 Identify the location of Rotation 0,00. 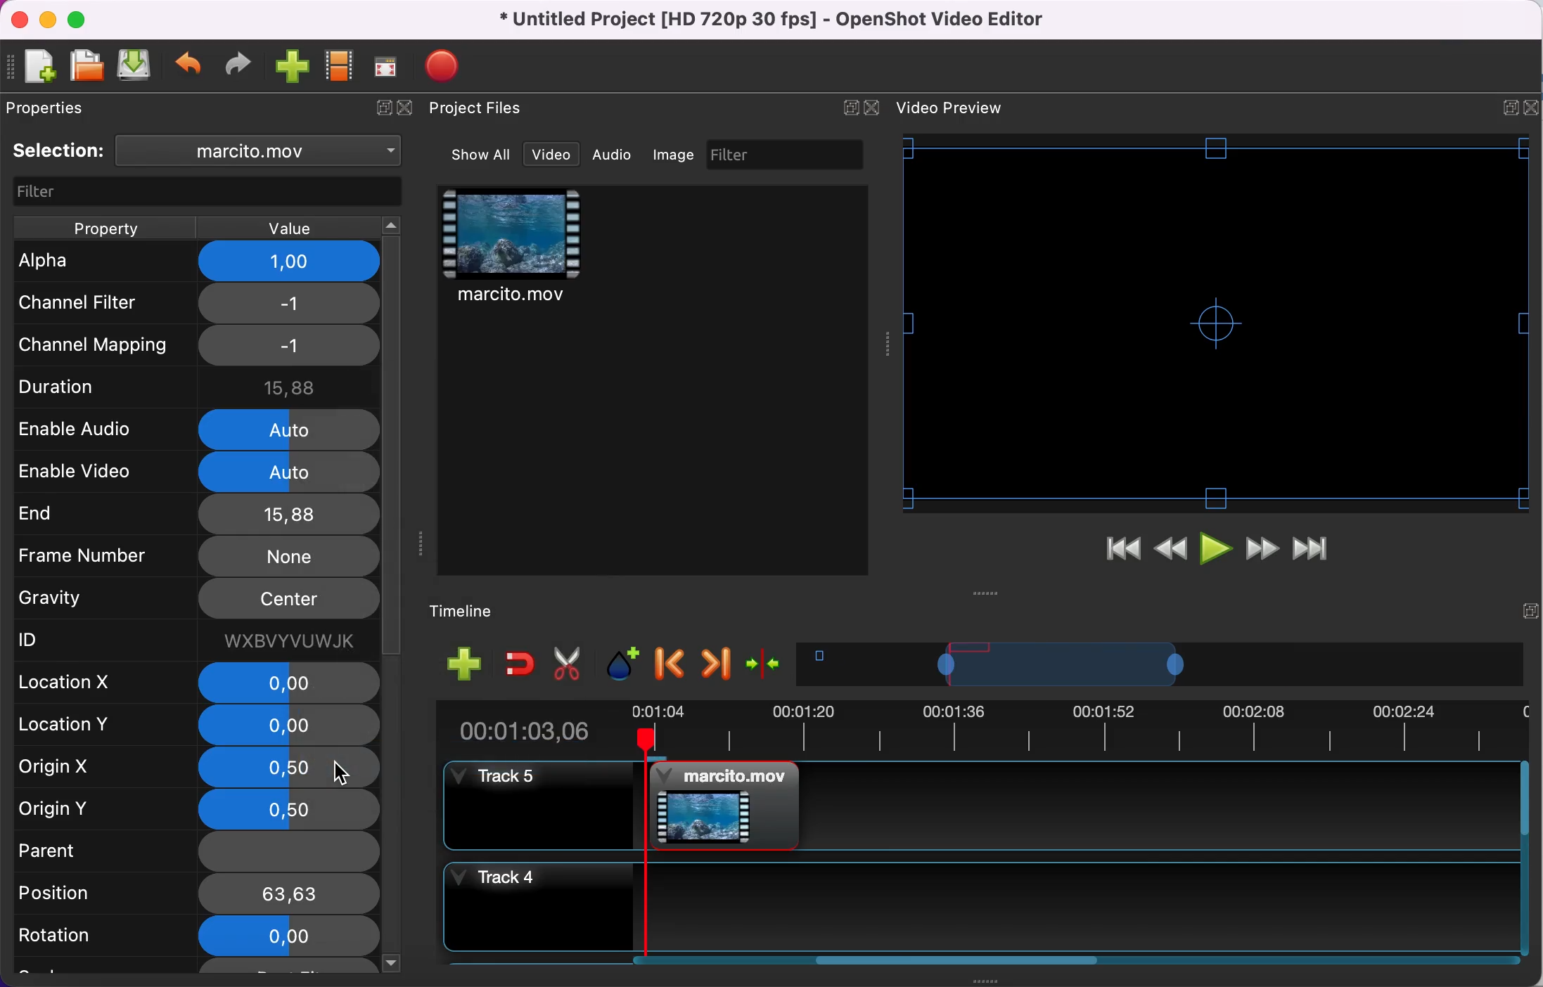
(193, 934).